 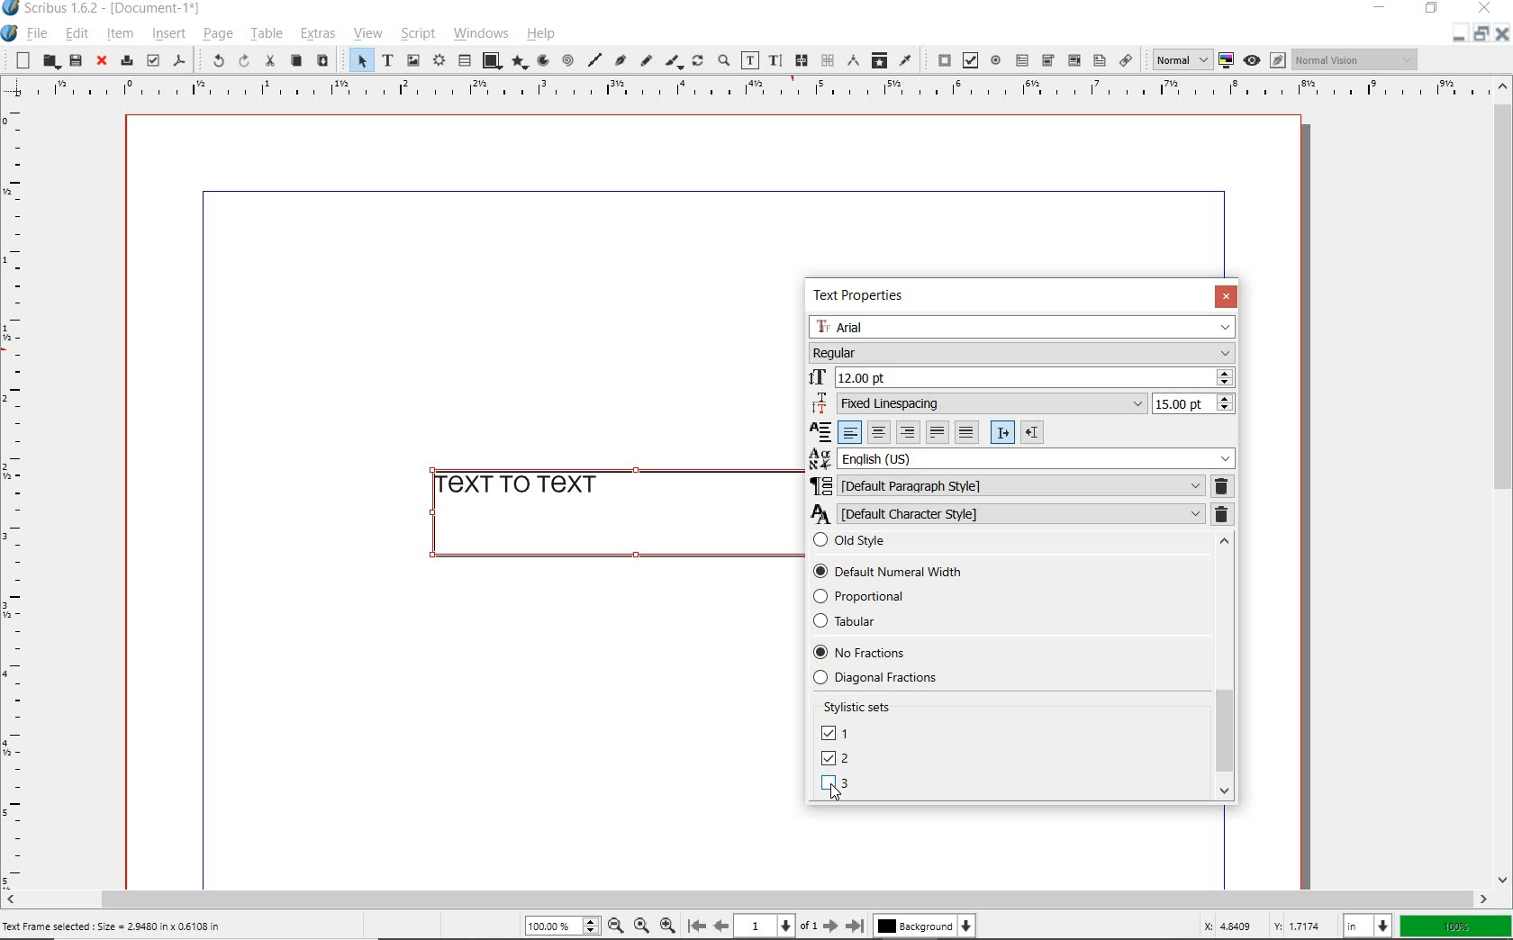 What do you see at coordinates (747, 899) in the screenshot?
I see `scrollbar` at bounding box center [747, 899].